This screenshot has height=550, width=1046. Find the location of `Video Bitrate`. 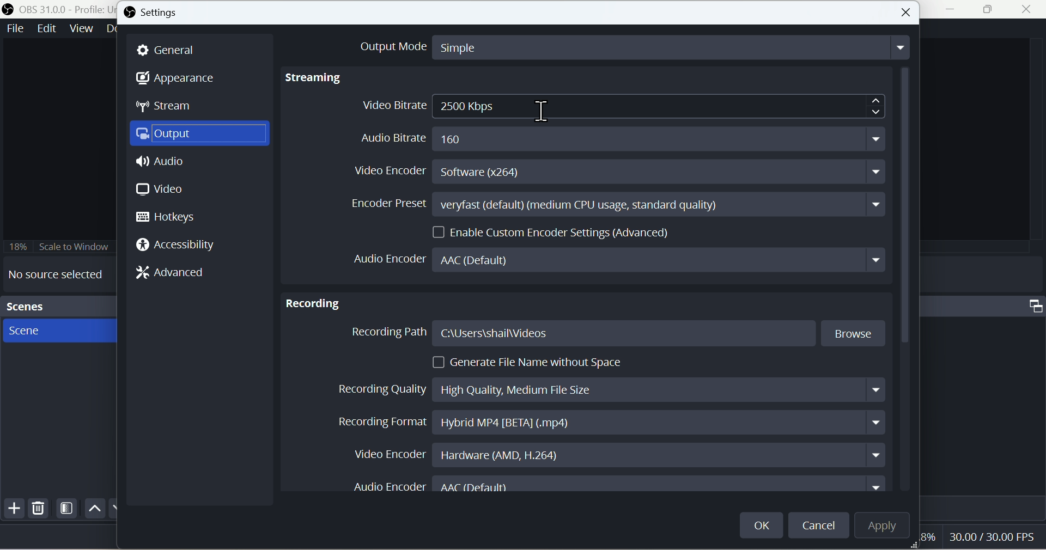

Video Bitrate is located at coordinates (621, 107).